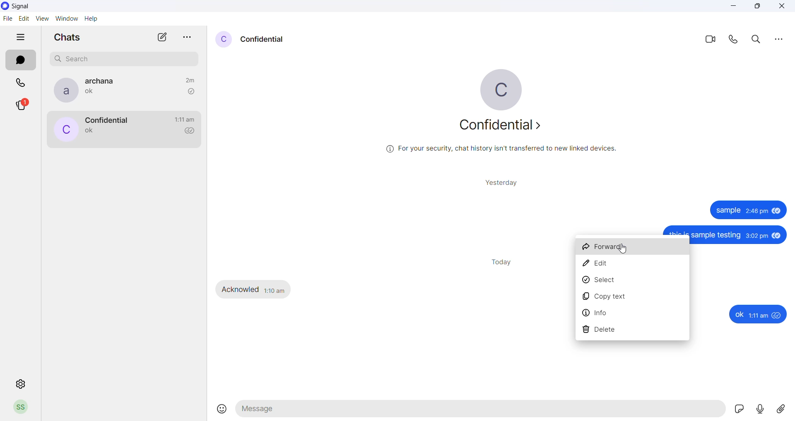 The width and height of the screenshot is (795, 421). I want to click on time passed since last message, so click(190, 79).